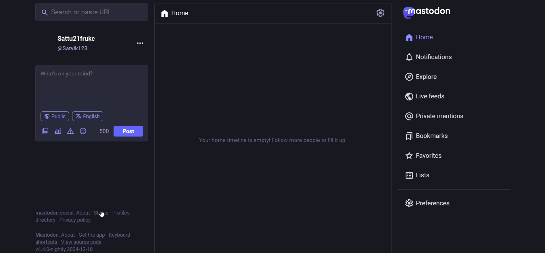 This screenshot has height=253, width=545. Describe the element at coordinates (52, 117) in the screenshot. I see `public` at that location.